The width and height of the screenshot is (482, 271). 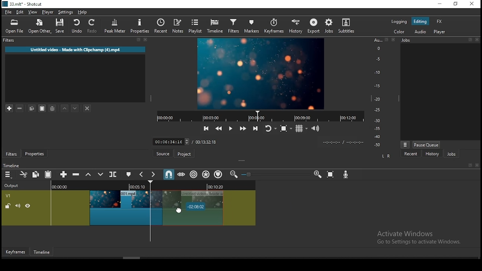 I want to click on show video volume control, so click(x=316, y=126).